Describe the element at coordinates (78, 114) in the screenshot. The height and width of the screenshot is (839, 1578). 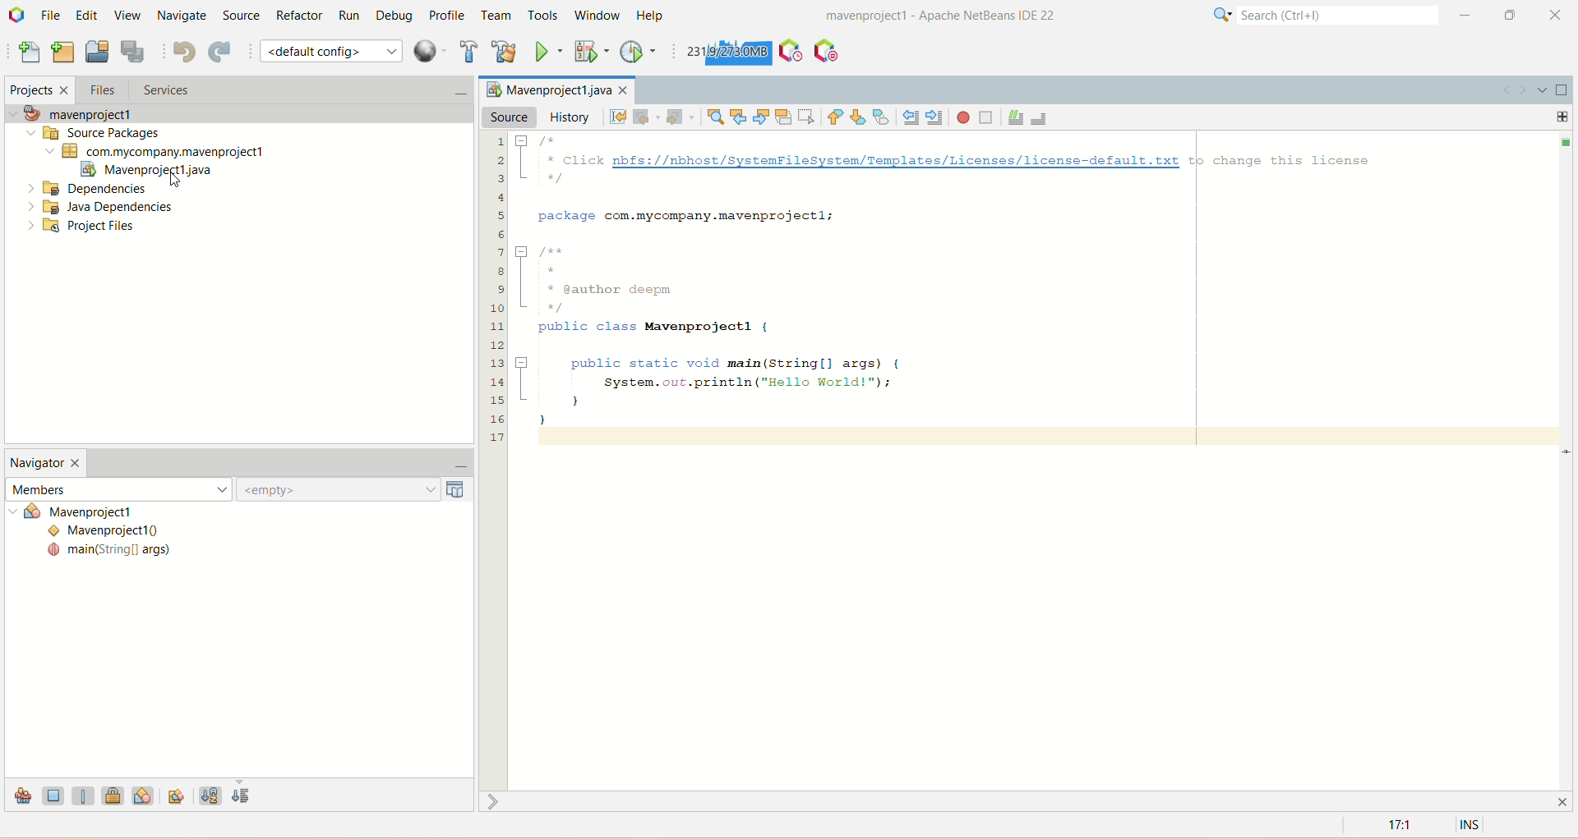
I see `mavenproject1` at that location.